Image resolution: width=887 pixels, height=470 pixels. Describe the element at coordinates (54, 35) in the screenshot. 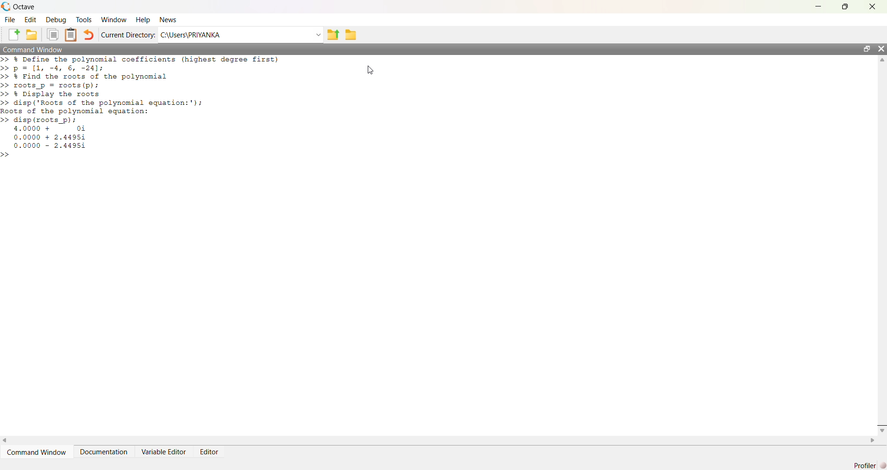

I see `Files` at that location.